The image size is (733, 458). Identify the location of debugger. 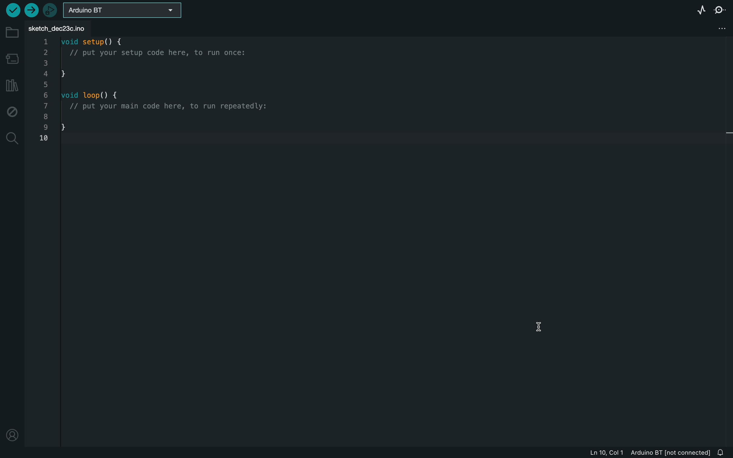
(51, 10).